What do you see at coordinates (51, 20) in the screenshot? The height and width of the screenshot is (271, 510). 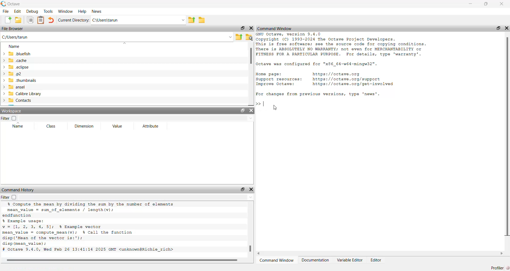 I see `undo` at bounding box center [51, 20].